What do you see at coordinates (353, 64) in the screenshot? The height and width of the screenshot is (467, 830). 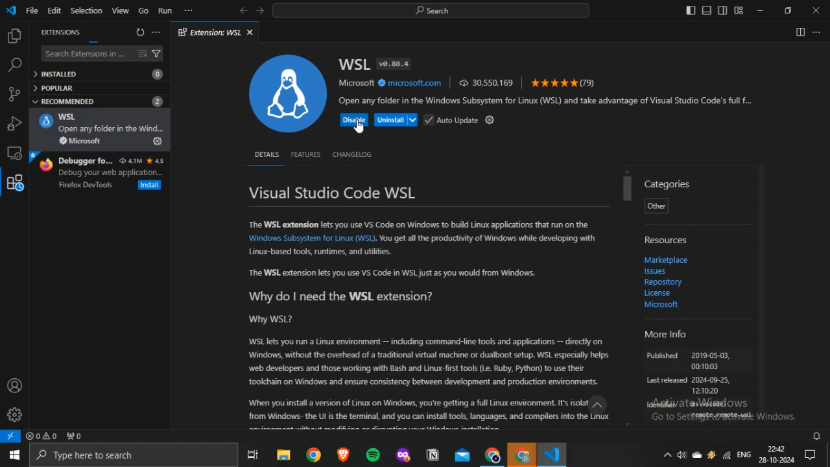 I see `WSL` at bounding box center [353, 64].